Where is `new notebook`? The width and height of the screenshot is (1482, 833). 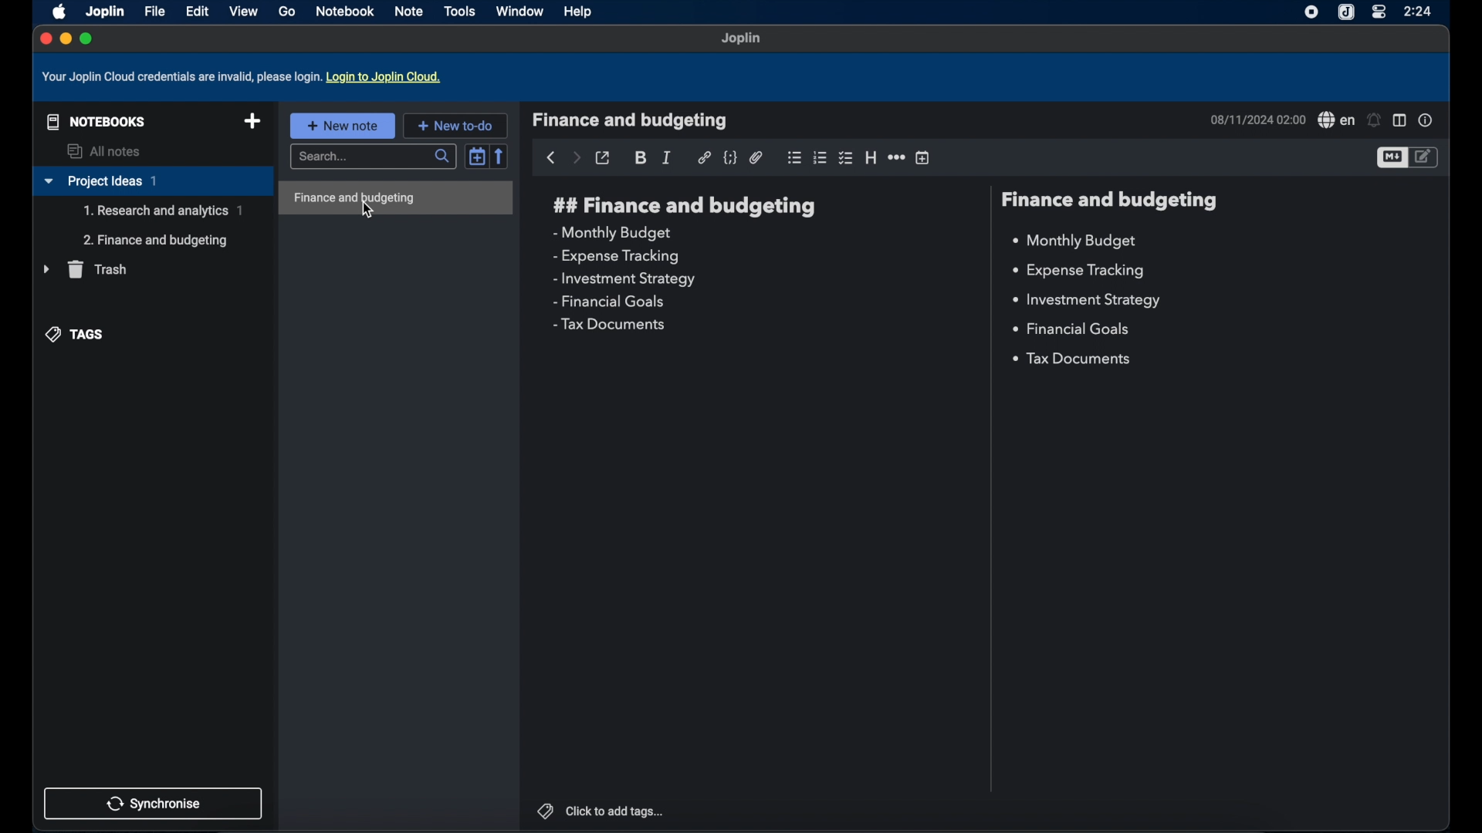
new notebook is located at coordinates (252, 122).